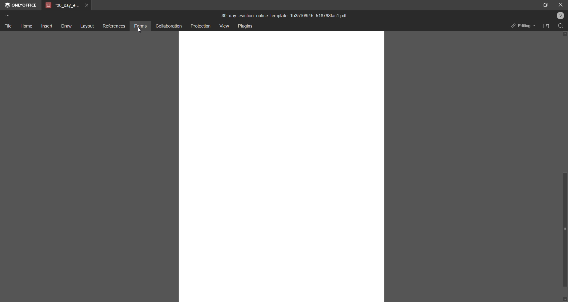  I want to click on protection, so click(201, 26).